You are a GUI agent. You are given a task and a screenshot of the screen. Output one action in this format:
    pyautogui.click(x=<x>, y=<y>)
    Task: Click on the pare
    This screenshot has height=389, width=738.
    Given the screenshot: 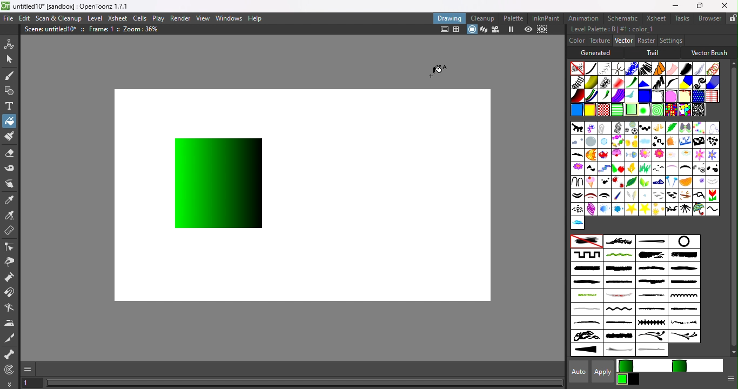 What is the action you would take?
    pyautogui.click(x=578, y=196)
    